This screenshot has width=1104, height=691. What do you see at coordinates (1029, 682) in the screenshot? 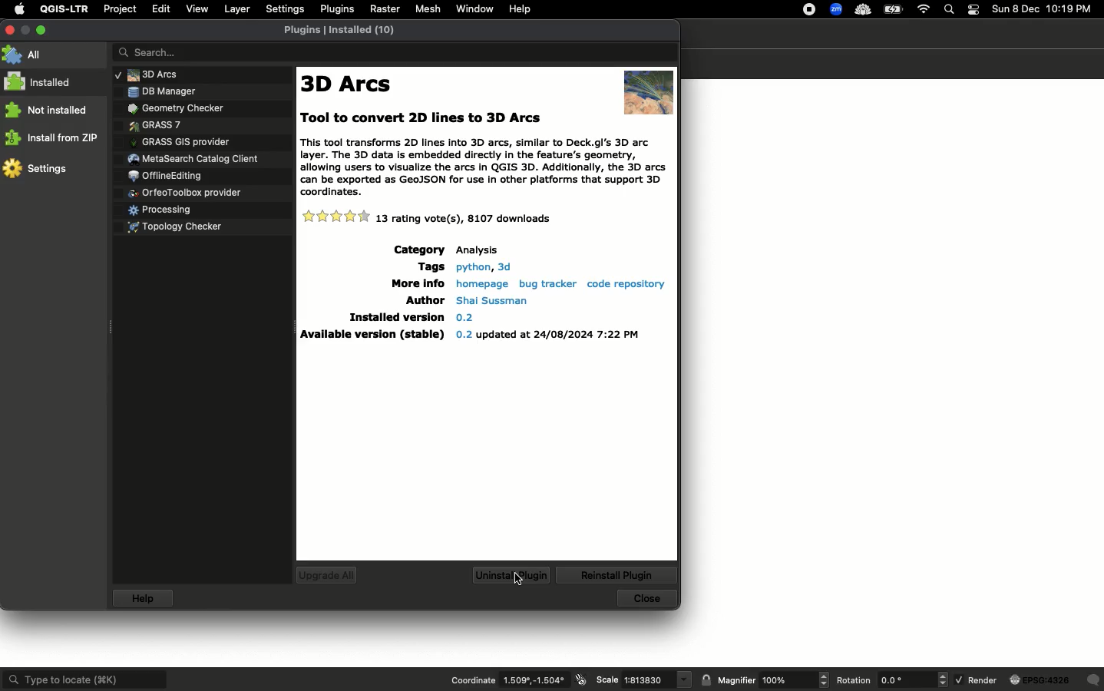
I see `Render` at bounding box center [1029, 682].